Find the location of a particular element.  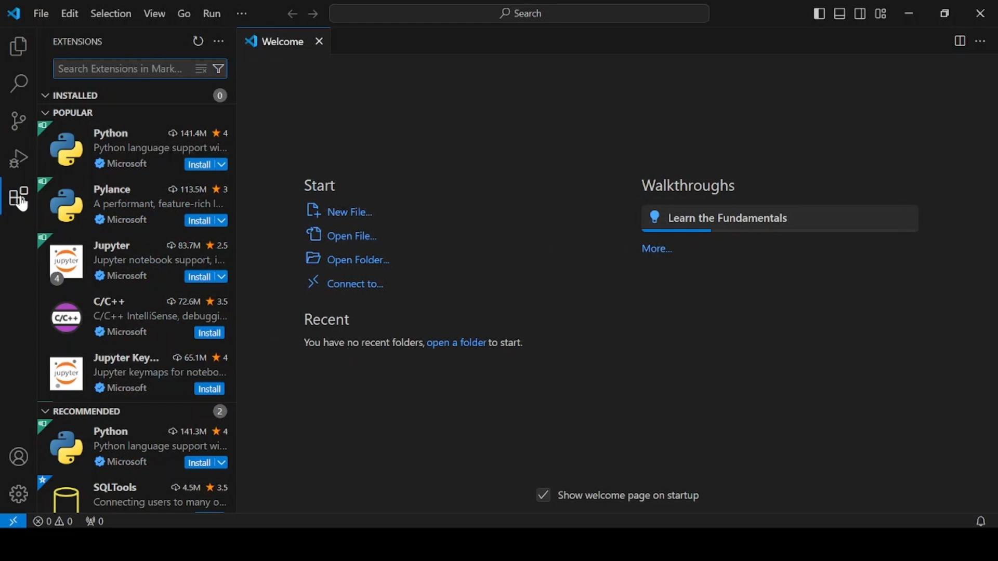

learn the fundamentals is located at coordinates (814, 219).